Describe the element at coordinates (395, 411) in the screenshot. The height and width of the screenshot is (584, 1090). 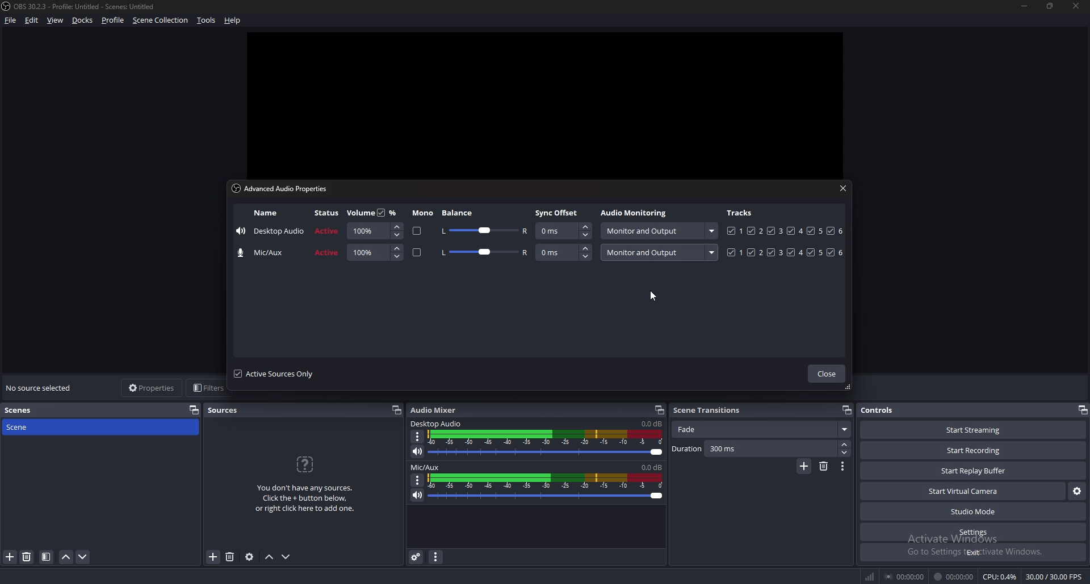
I see `popout` at that location.